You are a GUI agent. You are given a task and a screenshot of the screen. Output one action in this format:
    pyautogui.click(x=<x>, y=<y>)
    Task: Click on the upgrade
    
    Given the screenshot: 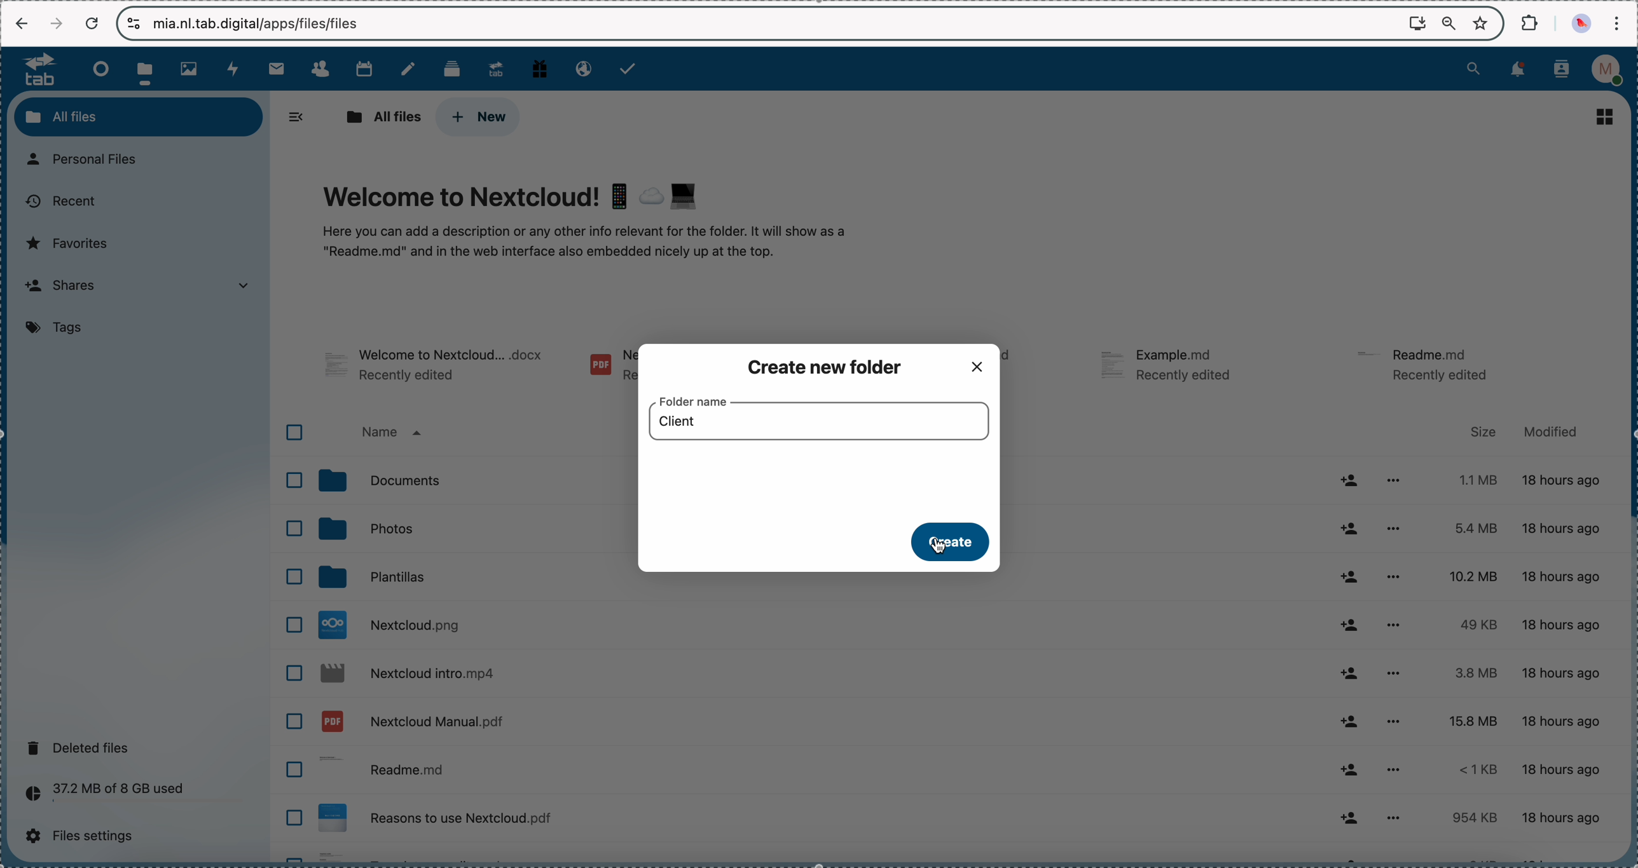 What is the action you would take?
    pyautogui.click(x=496, y=68)
    